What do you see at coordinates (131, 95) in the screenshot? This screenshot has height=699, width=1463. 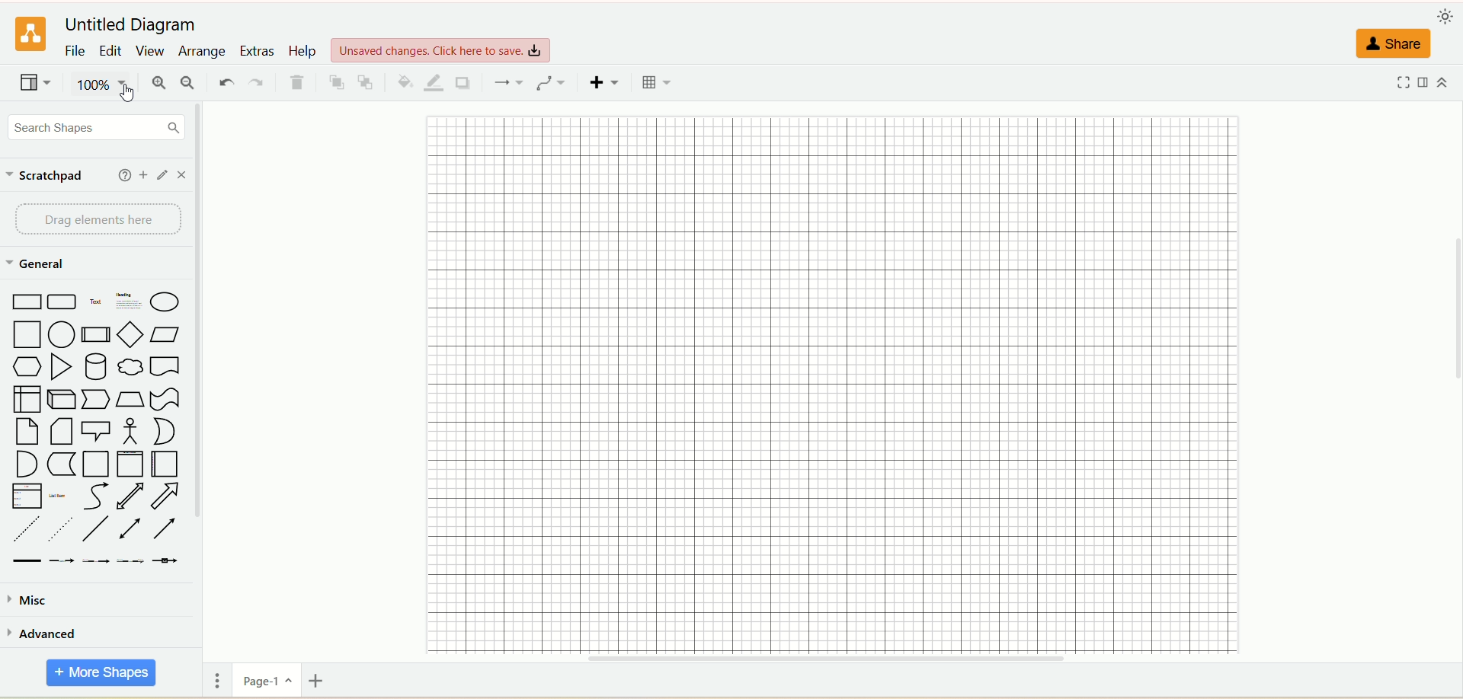 I see `cursor` at bounding box center [131, 95].